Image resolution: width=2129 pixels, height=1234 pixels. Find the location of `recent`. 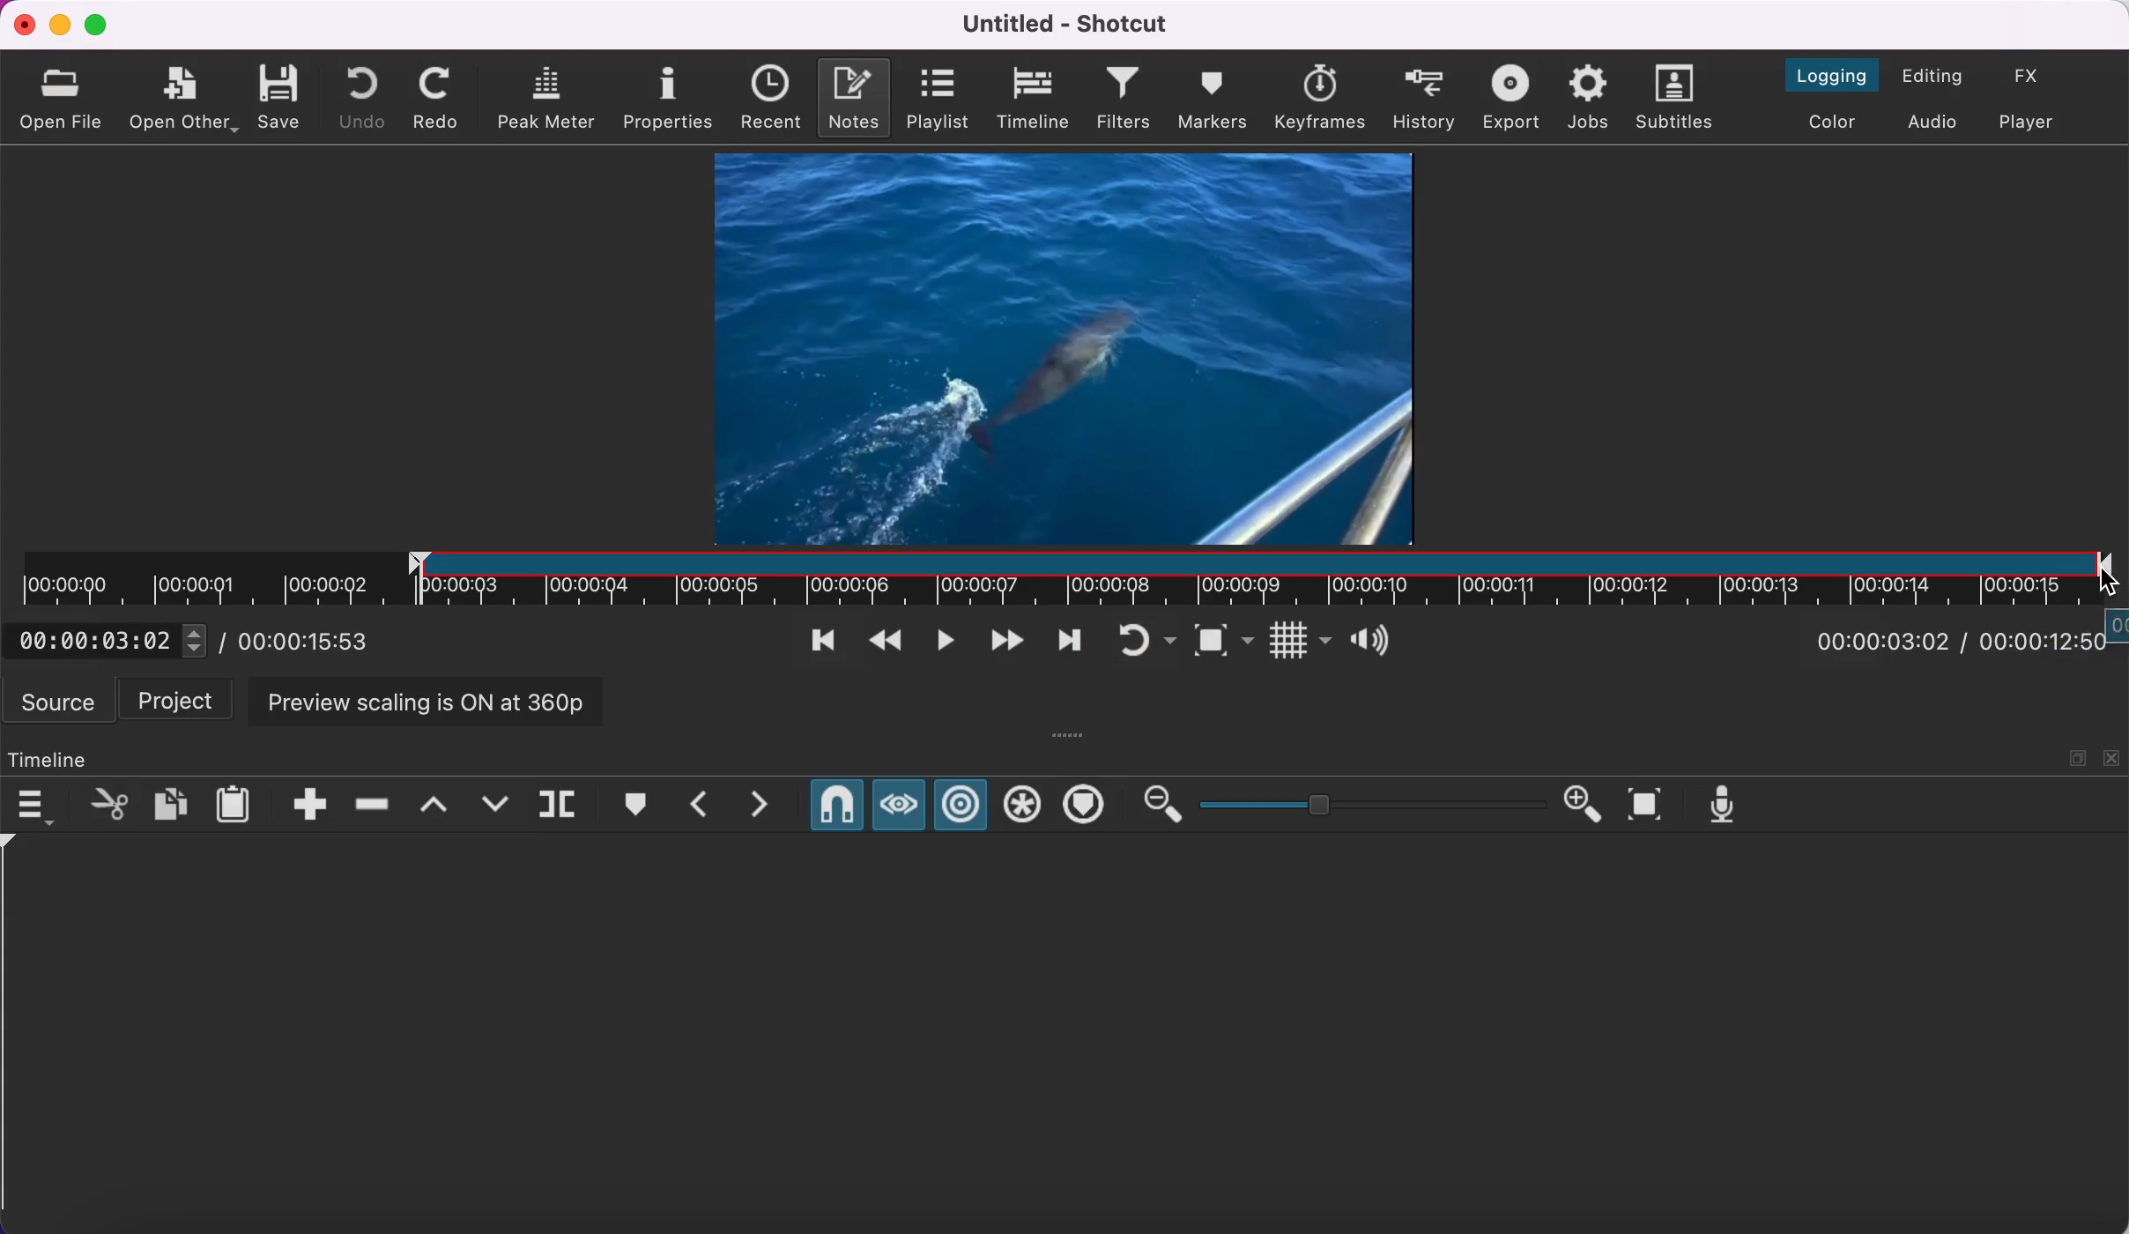

recent is located at coordinates (773, 98).